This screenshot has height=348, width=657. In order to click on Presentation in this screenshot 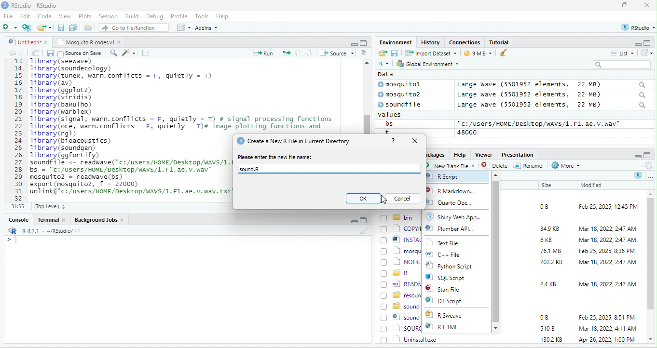, I will do `click(517, 154)`.